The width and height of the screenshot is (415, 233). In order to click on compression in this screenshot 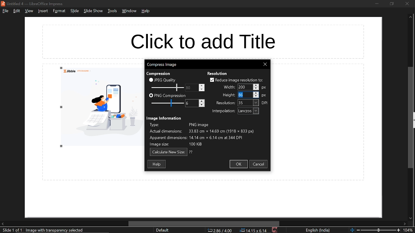, I will do `click(158, 74)`.